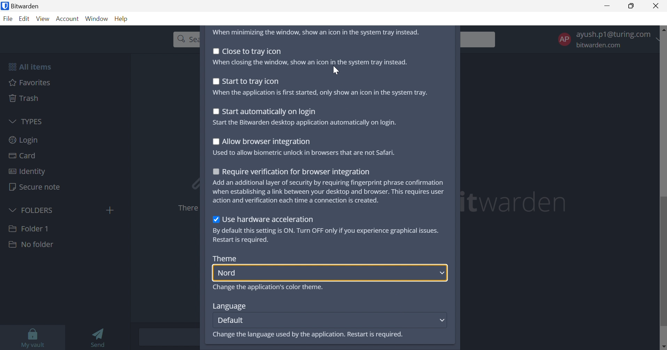 Image resolution: width=667 pixels, height=350 pixels. Describe the element at coordinates (305, 123) in the screenshot. I see `Start the Bitwarden desktop application automatically on login.` at that location.